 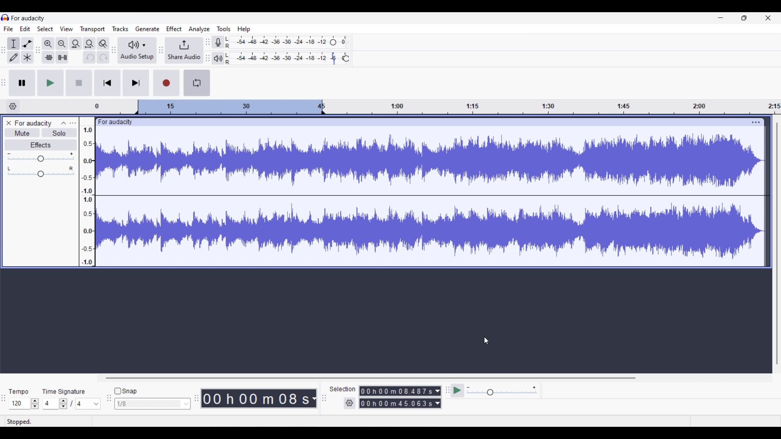 What do you see at coordinates (63, 57) in the screenshot?
I see `Silence audio selection` at bounding box center [63, 57].